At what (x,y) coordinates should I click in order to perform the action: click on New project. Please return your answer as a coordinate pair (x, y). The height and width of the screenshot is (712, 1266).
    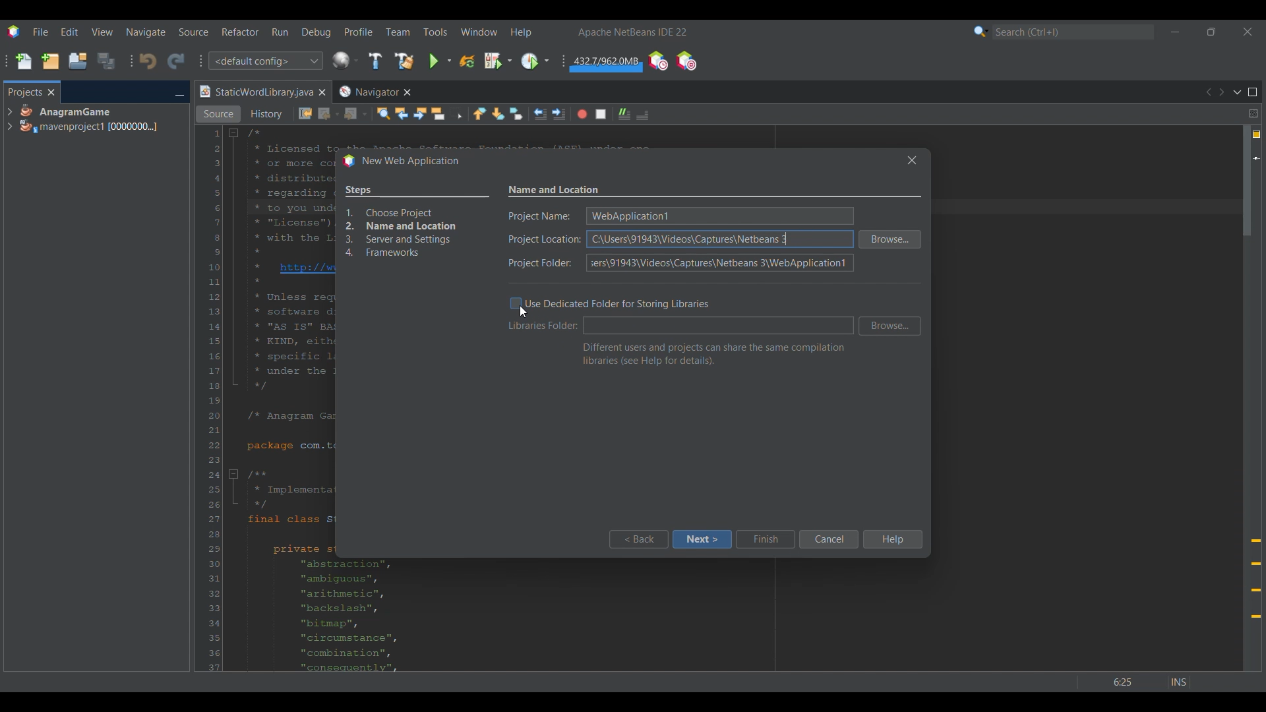
    Looking at the image, I should click on (50, 61).